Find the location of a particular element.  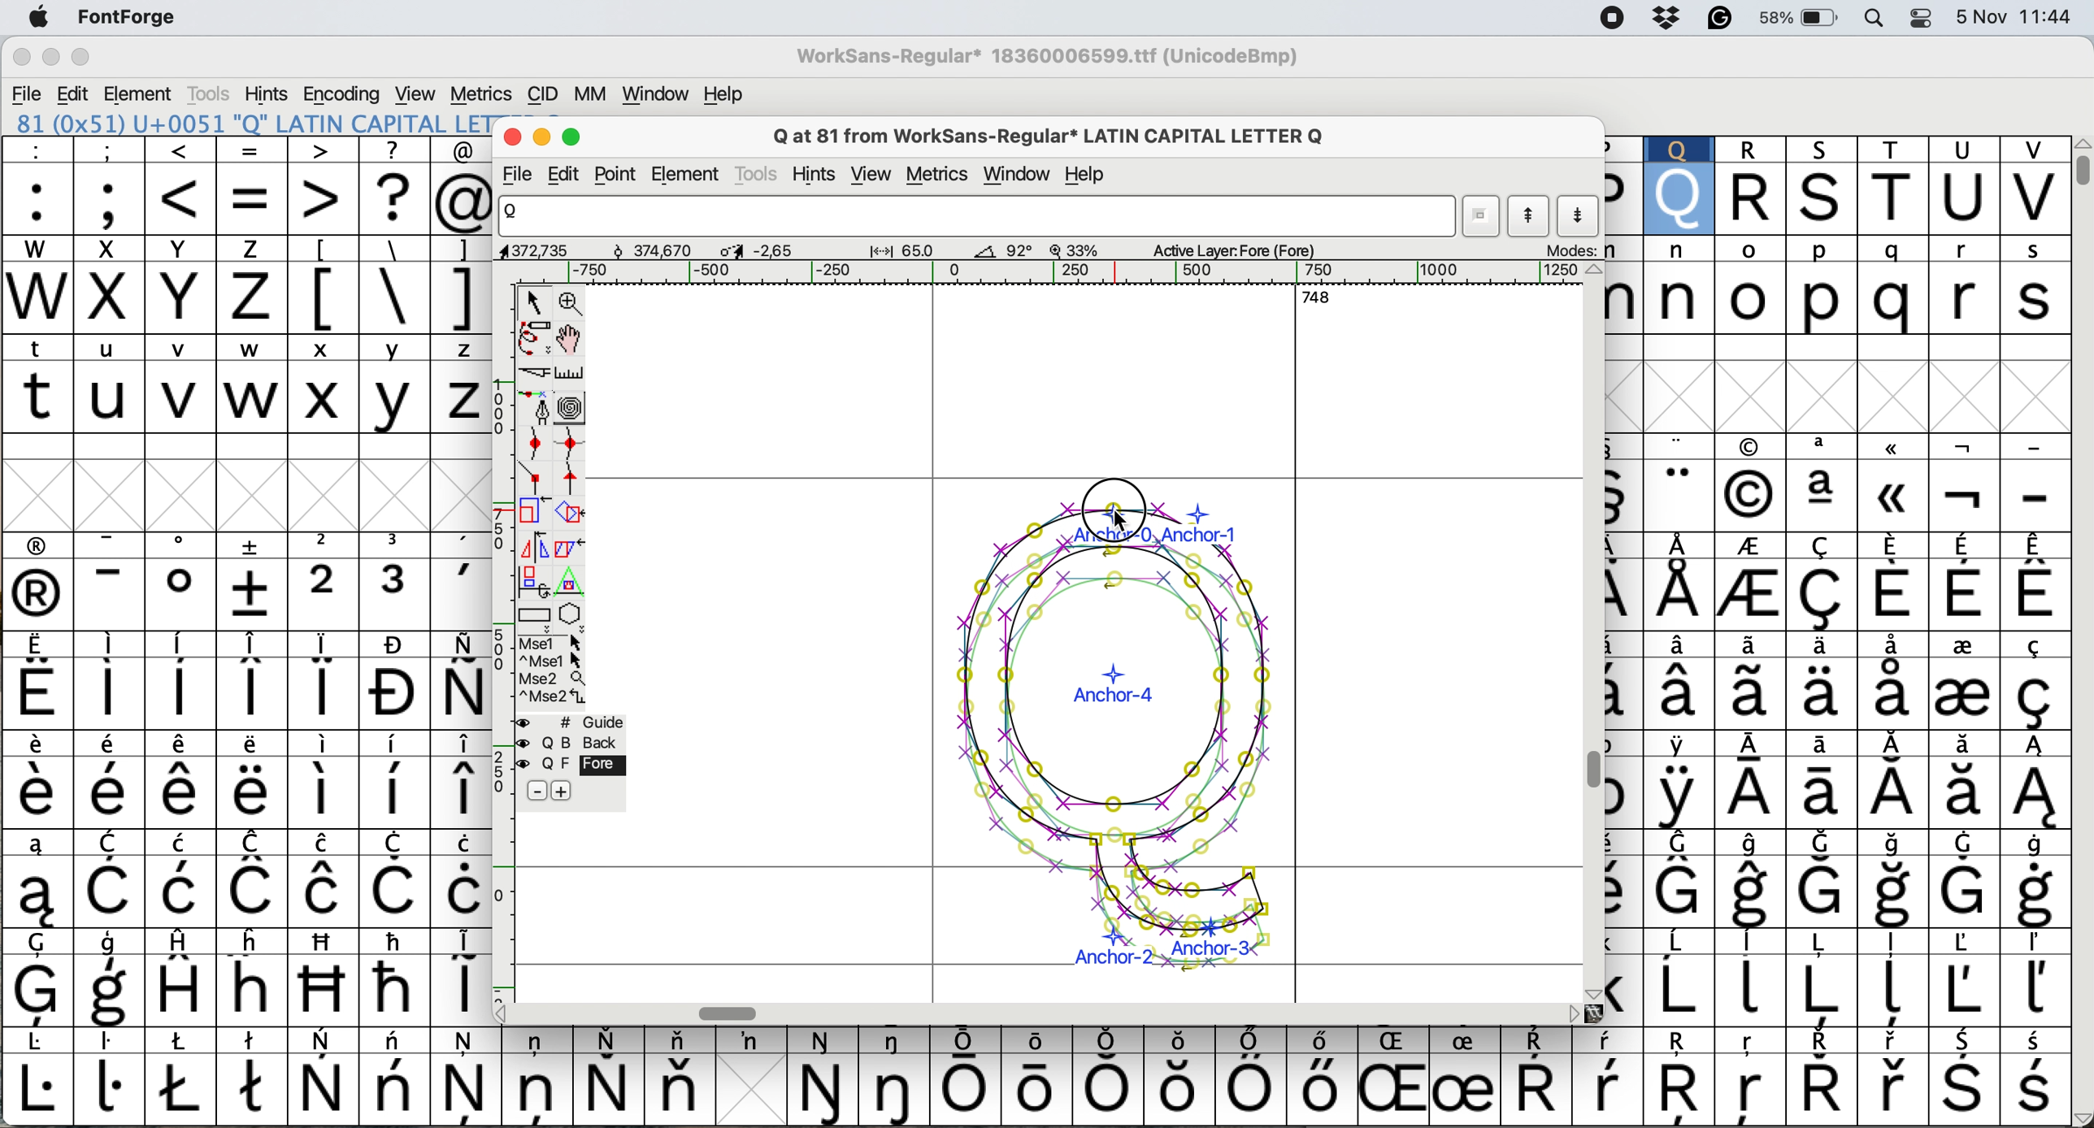

perform a perspective transformation on selection is located at coordinates (574, 582).